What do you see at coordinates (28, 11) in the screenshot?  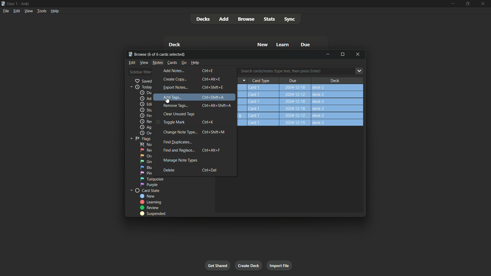 I see `View menu` at bounding box center [28, 11].